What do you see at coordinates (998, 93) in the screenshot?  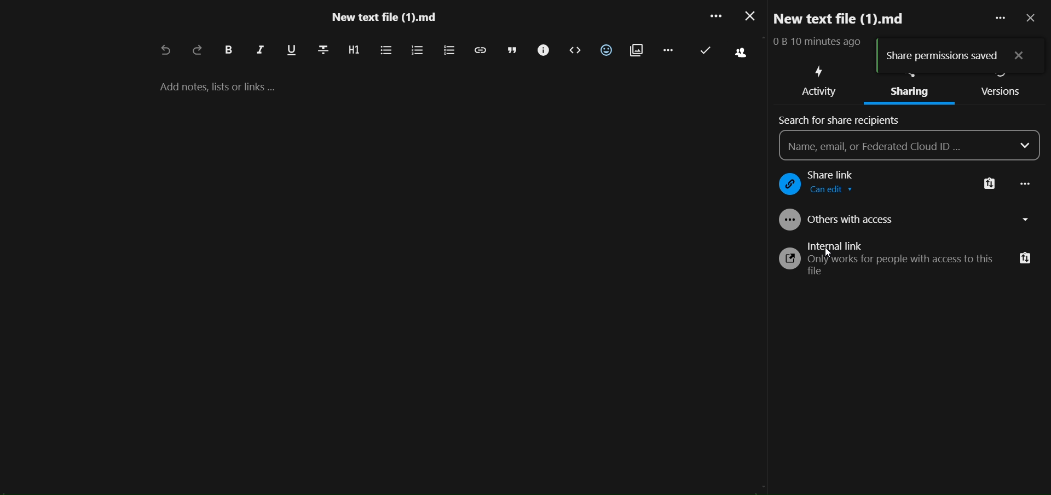 I see `version` at bounding box center [998, 93].